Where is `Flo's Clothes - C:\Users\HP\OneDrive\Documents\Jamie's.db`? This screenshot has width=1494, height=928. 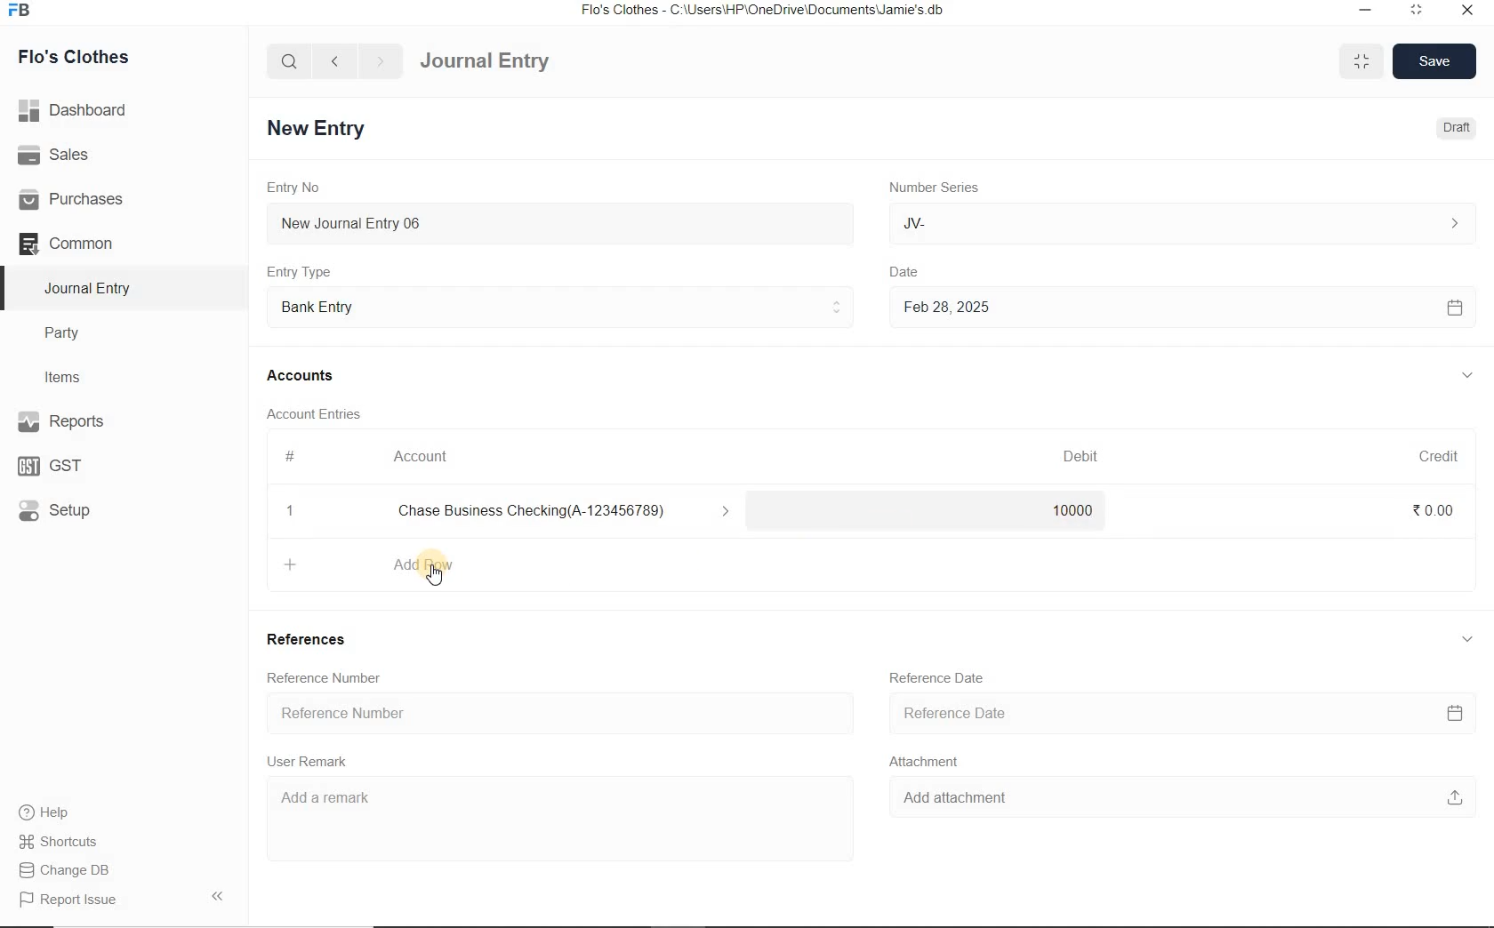 Flo's Clothes - C:\Users\HP\OneDrive\Documents\Jamie's.db is located at coordinates (764, 12).